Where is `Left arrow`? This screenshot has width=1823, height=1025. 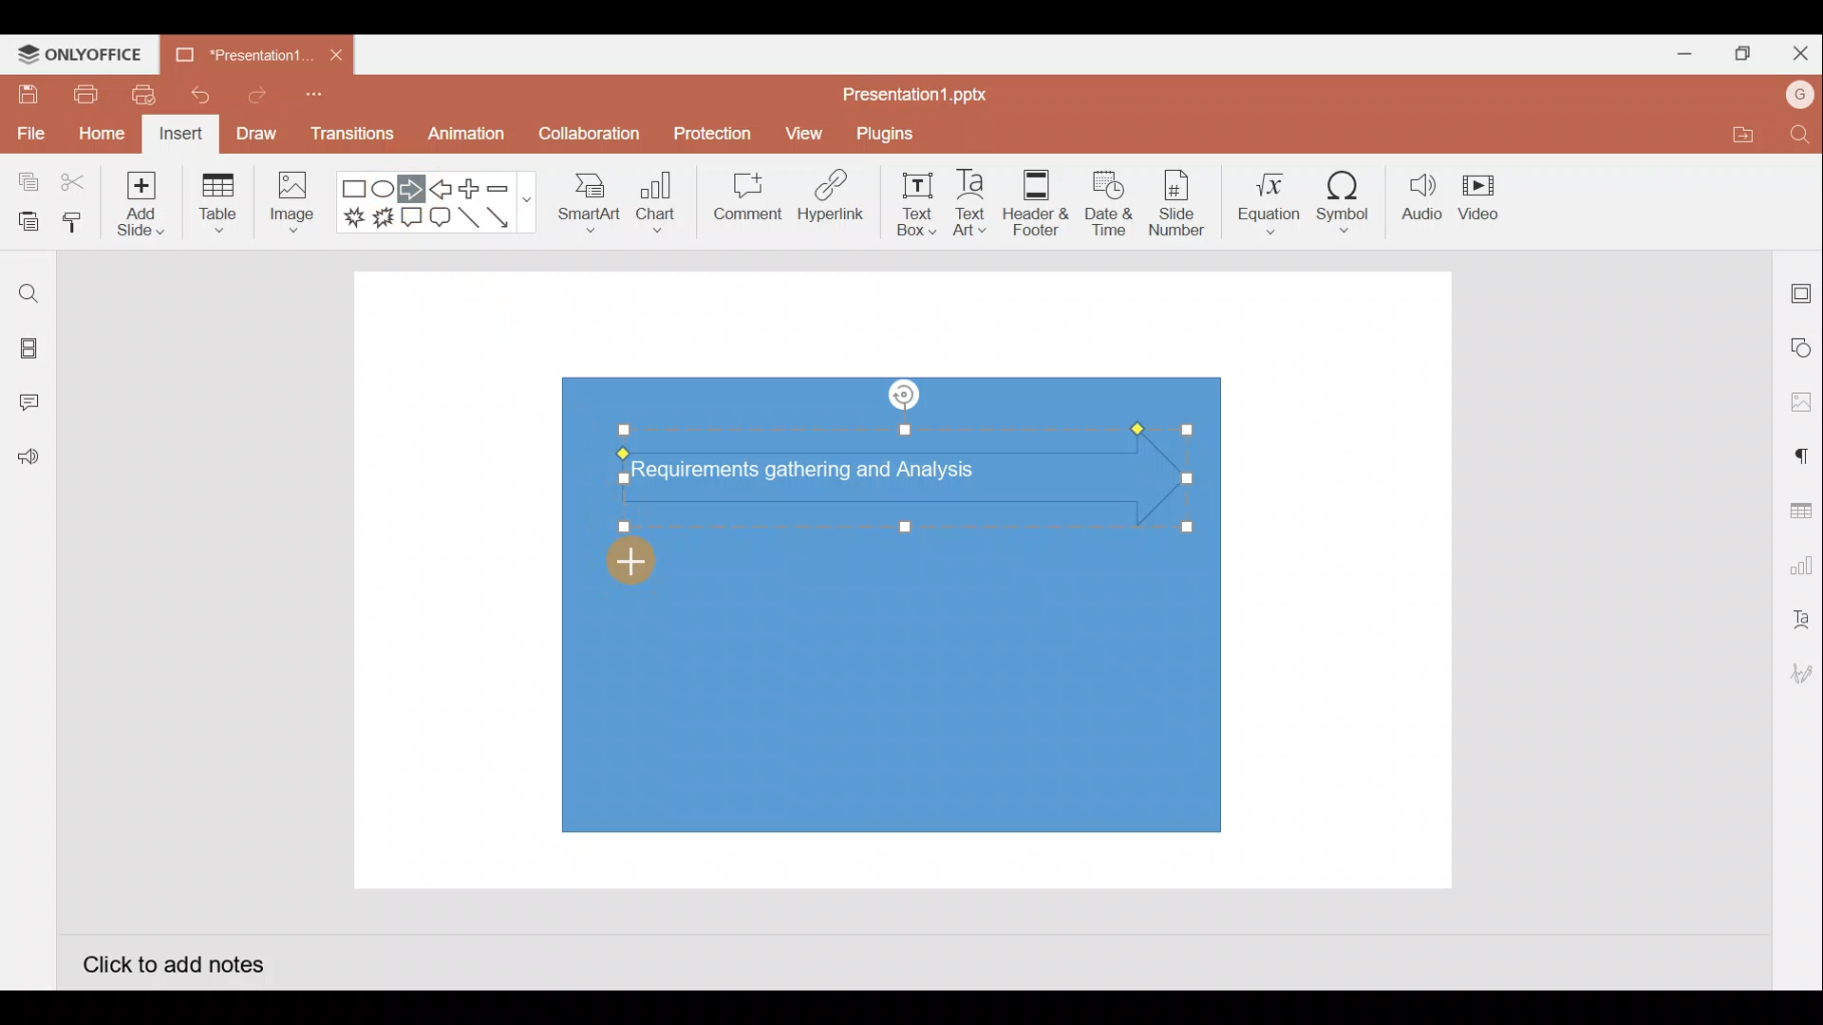
Left arrow is located at coordinates (442, 189).